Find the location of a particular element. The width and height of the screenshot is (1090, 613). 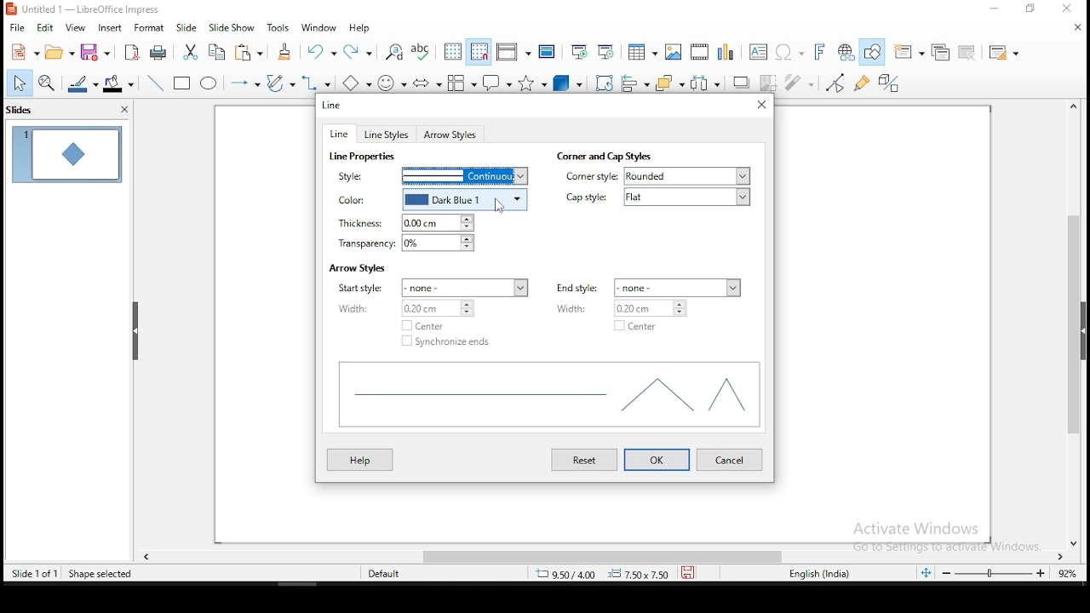

arrange is located at coordinates (667, 82).